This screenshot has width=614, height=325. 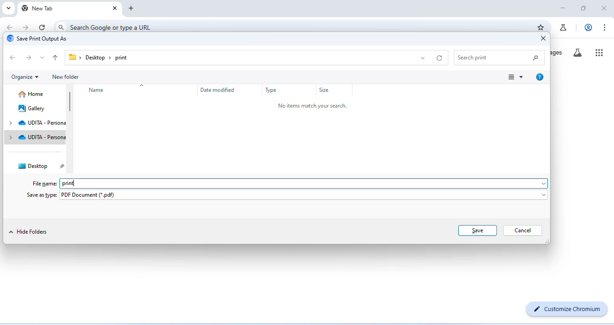 I want to click on drop down, so click(x=142, y=84).